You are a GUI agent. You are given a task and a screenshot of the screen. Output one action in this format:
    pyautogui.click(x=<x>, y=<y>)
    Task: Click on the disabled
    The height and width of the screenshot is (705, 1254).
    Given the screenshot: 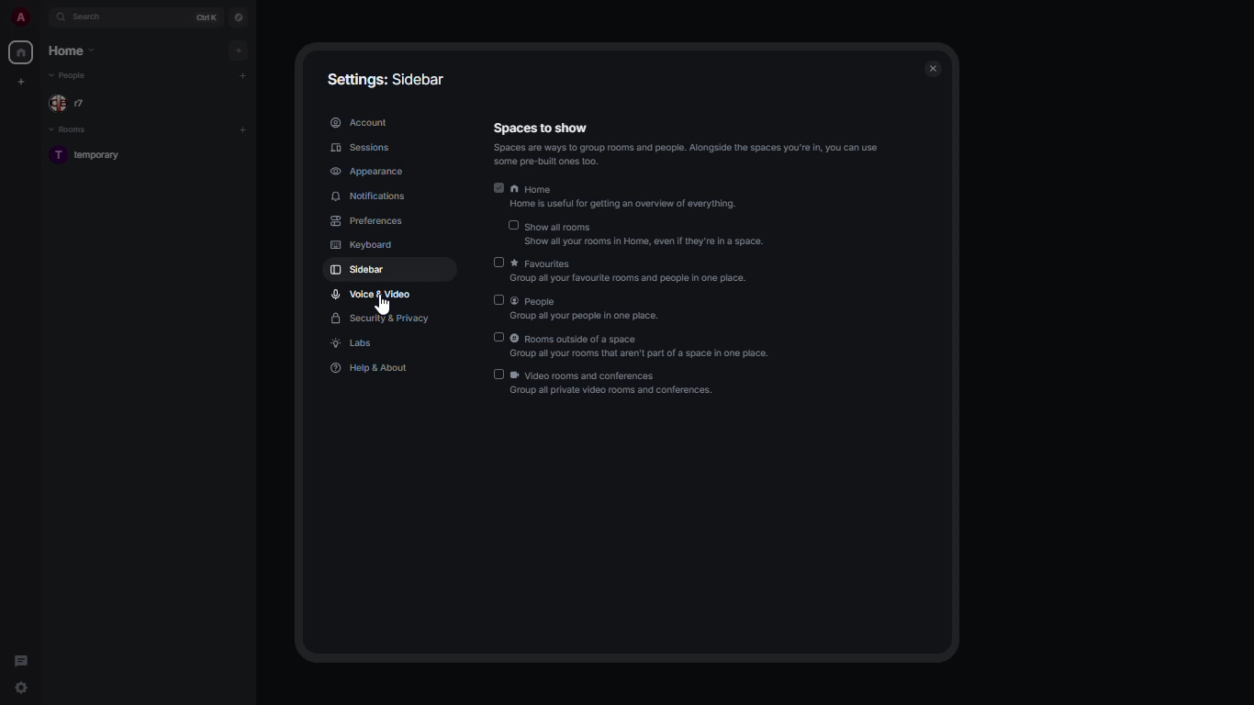 What is the action you would take?
    pyautogui.click(x=495, y=263)
    